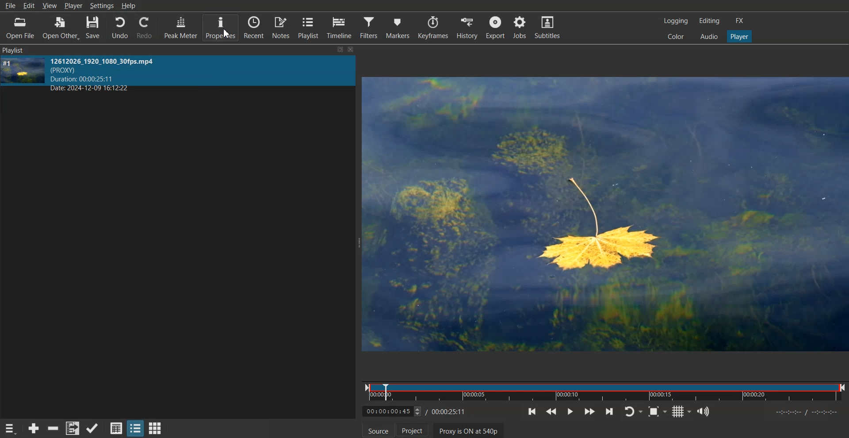  Describe the element at coordinates (412, 430) in the screenshot. I see `Project` at that location.